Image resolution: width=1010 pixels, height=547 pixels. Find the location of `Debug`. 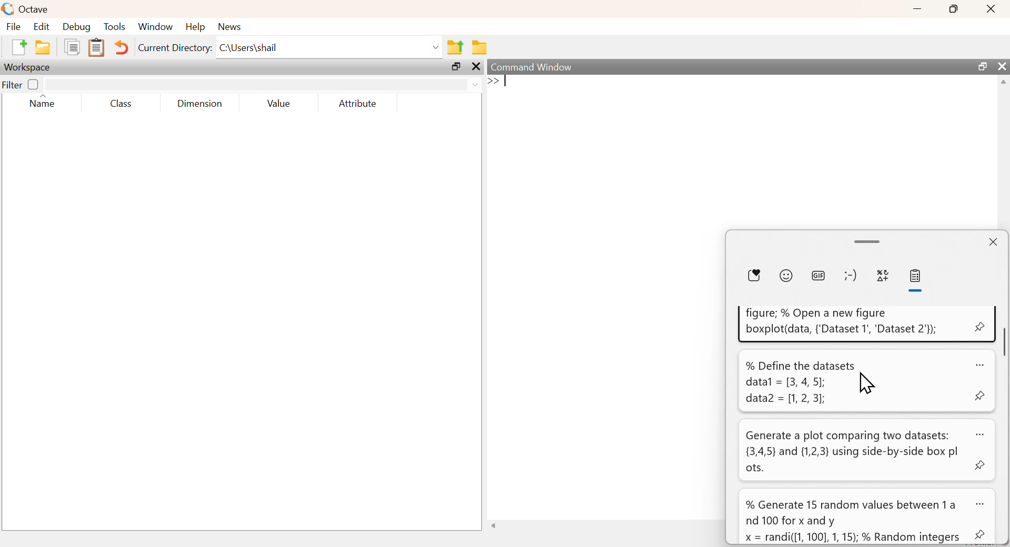

Debug is located at coordinates (77, 27).